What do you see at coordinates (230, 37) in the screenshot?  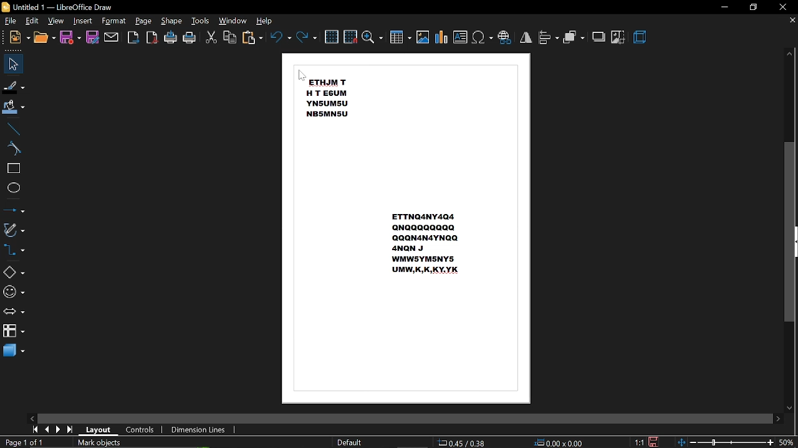 I see `copy ` at bounding box center [230, 37].